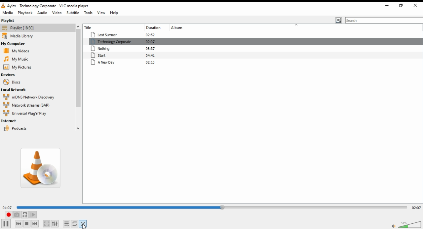 This screenshot has width=423, height=229. Describe the element at coordinates (127, 63) in the screenshot. I see `A new day` at that location.